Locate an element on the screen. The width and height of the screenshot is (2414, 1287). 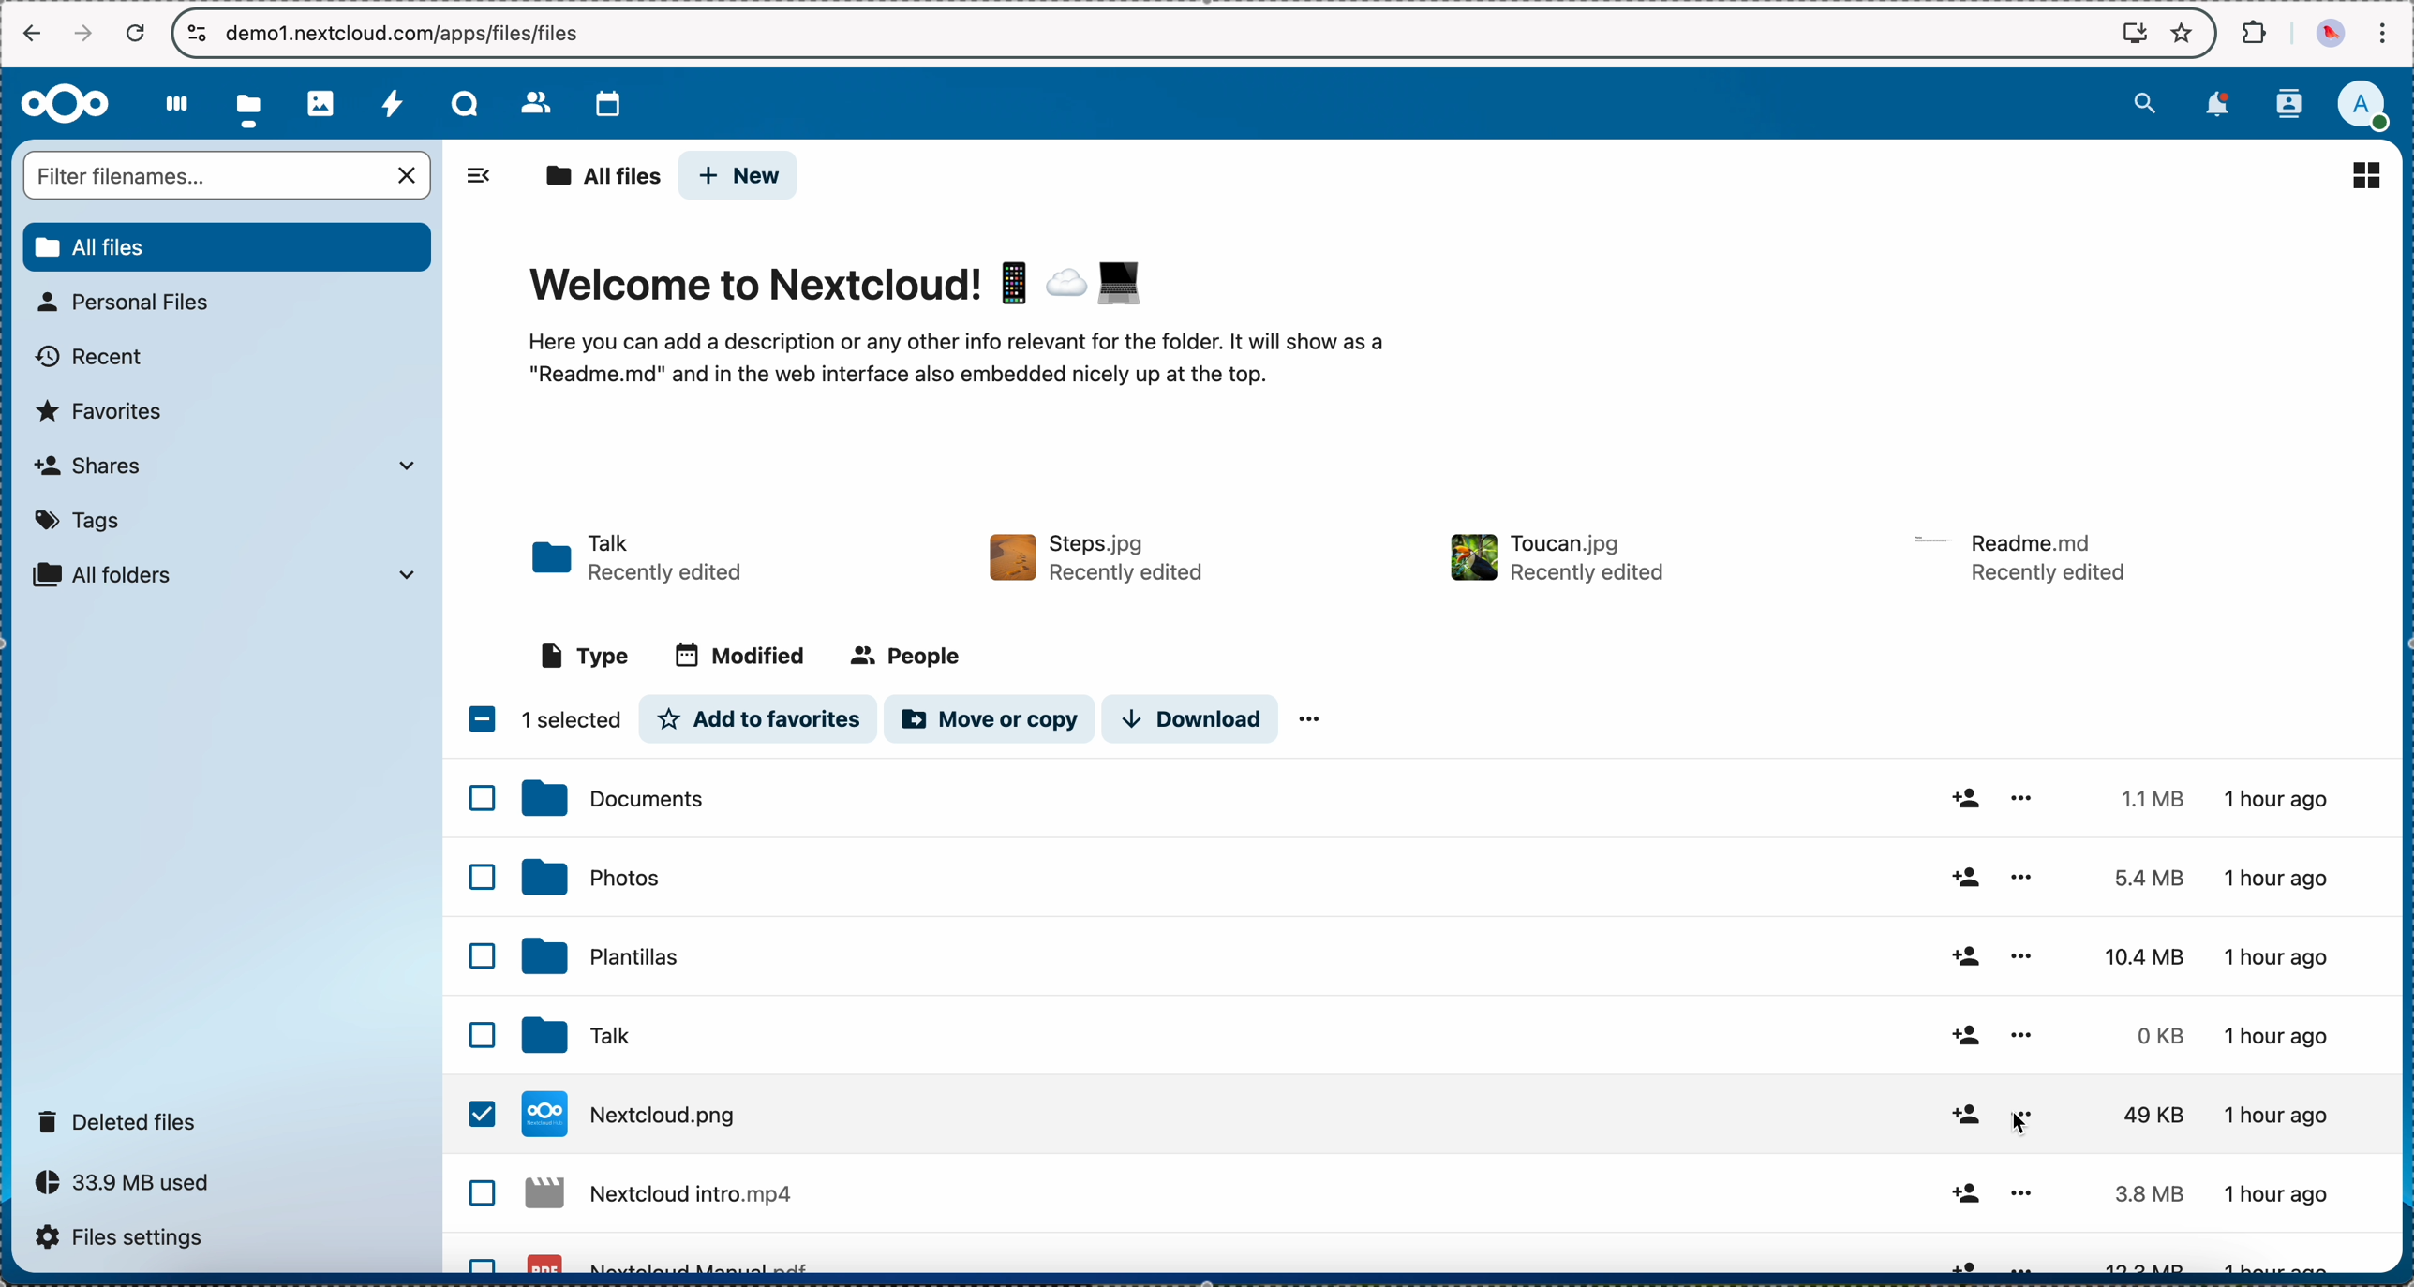
personal files is located at coordinates (134, 303).